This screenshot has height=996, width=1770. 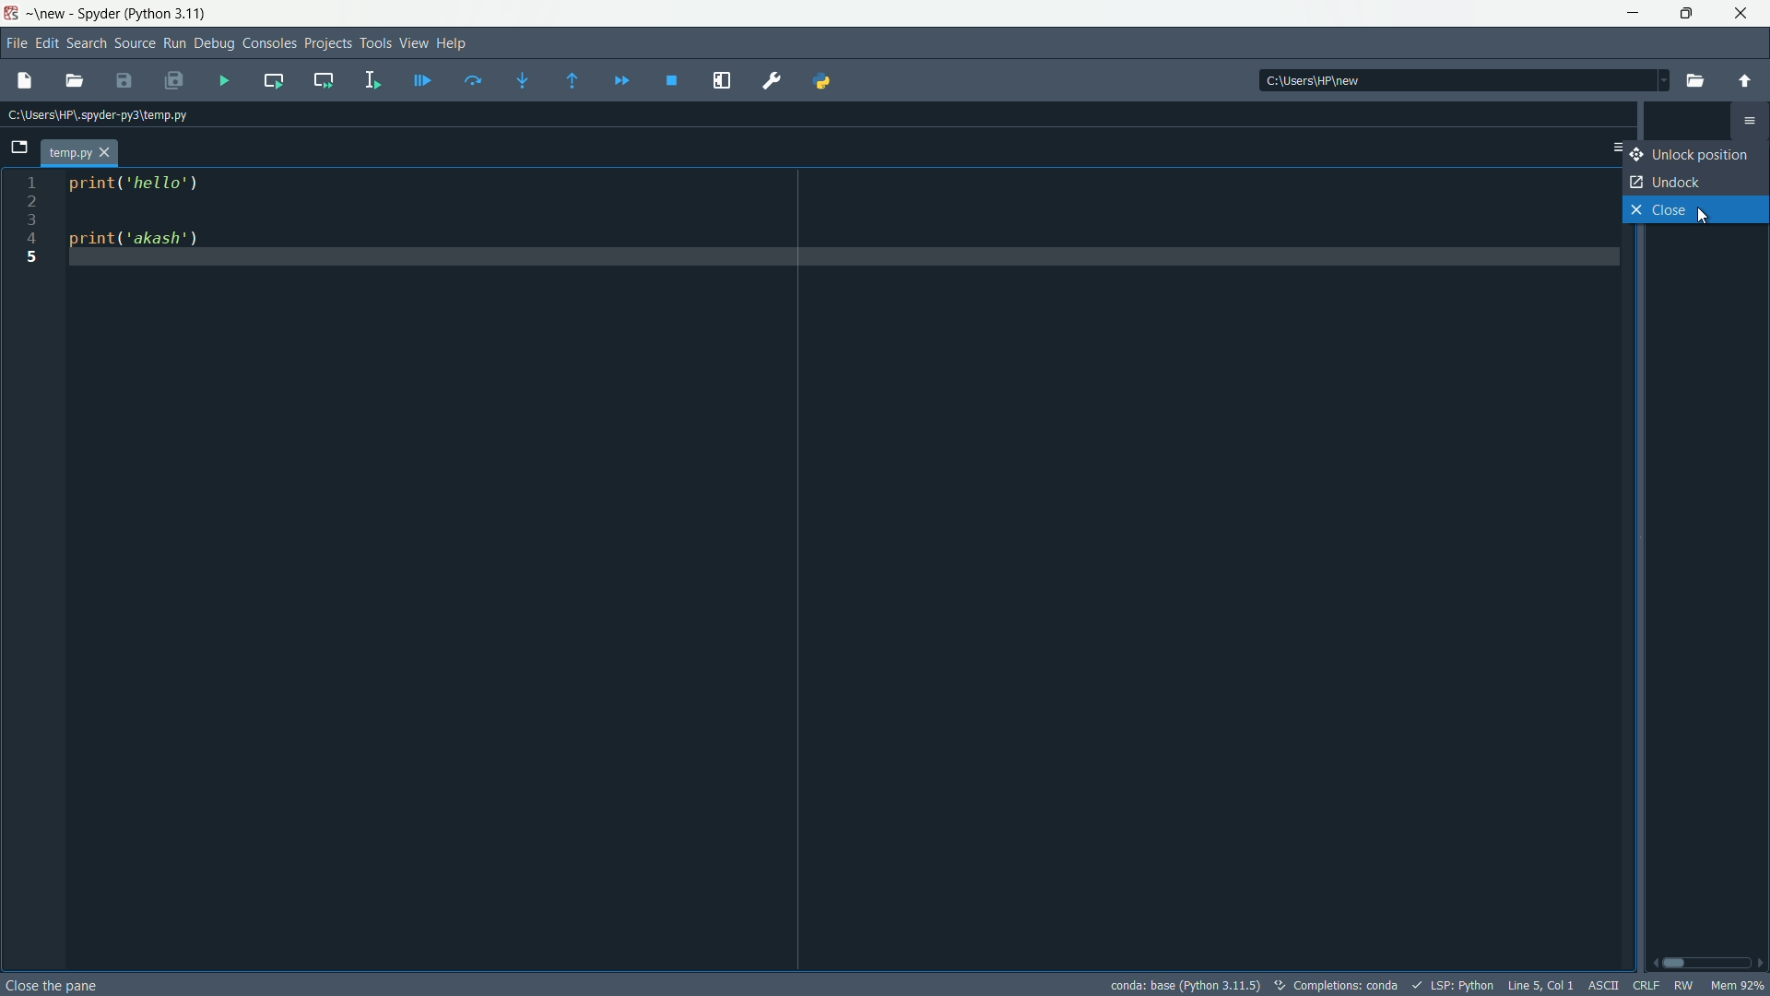 What do you see at coordinates (1643, 986) in the screenshot?
I see `CRLF` at bounding box center [1643, 986].